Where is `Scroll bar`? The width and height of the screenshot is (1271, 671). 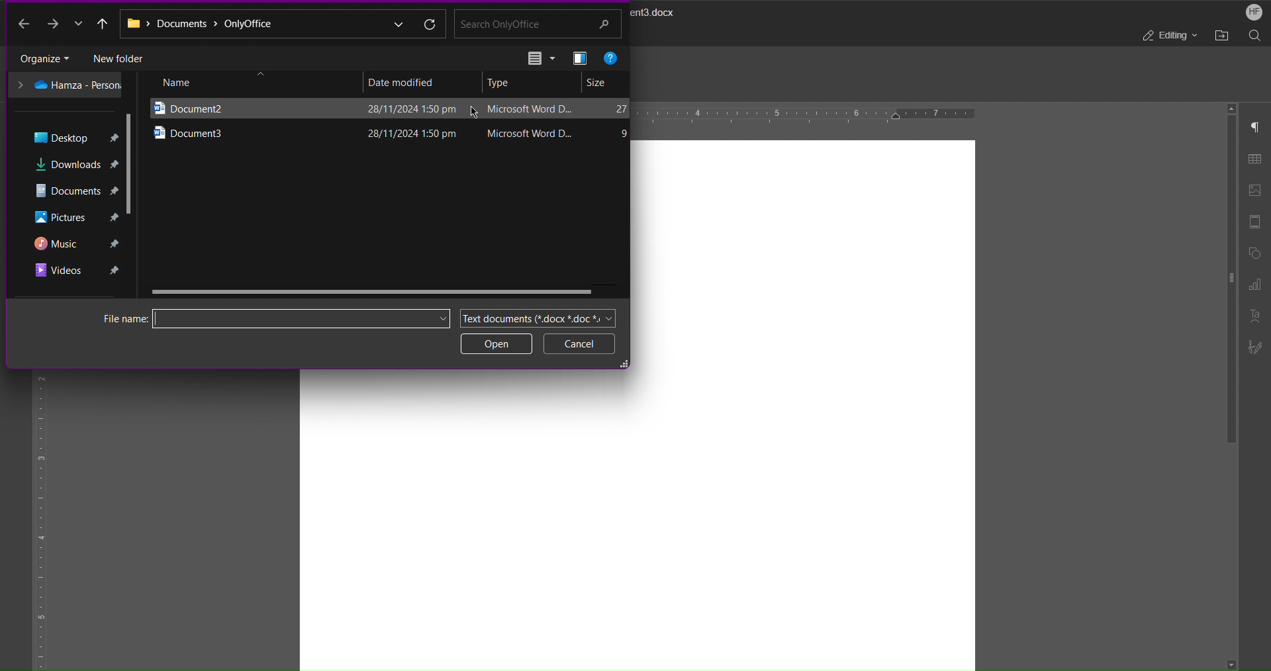 Scroll bar is located at coordinates (130, 162).